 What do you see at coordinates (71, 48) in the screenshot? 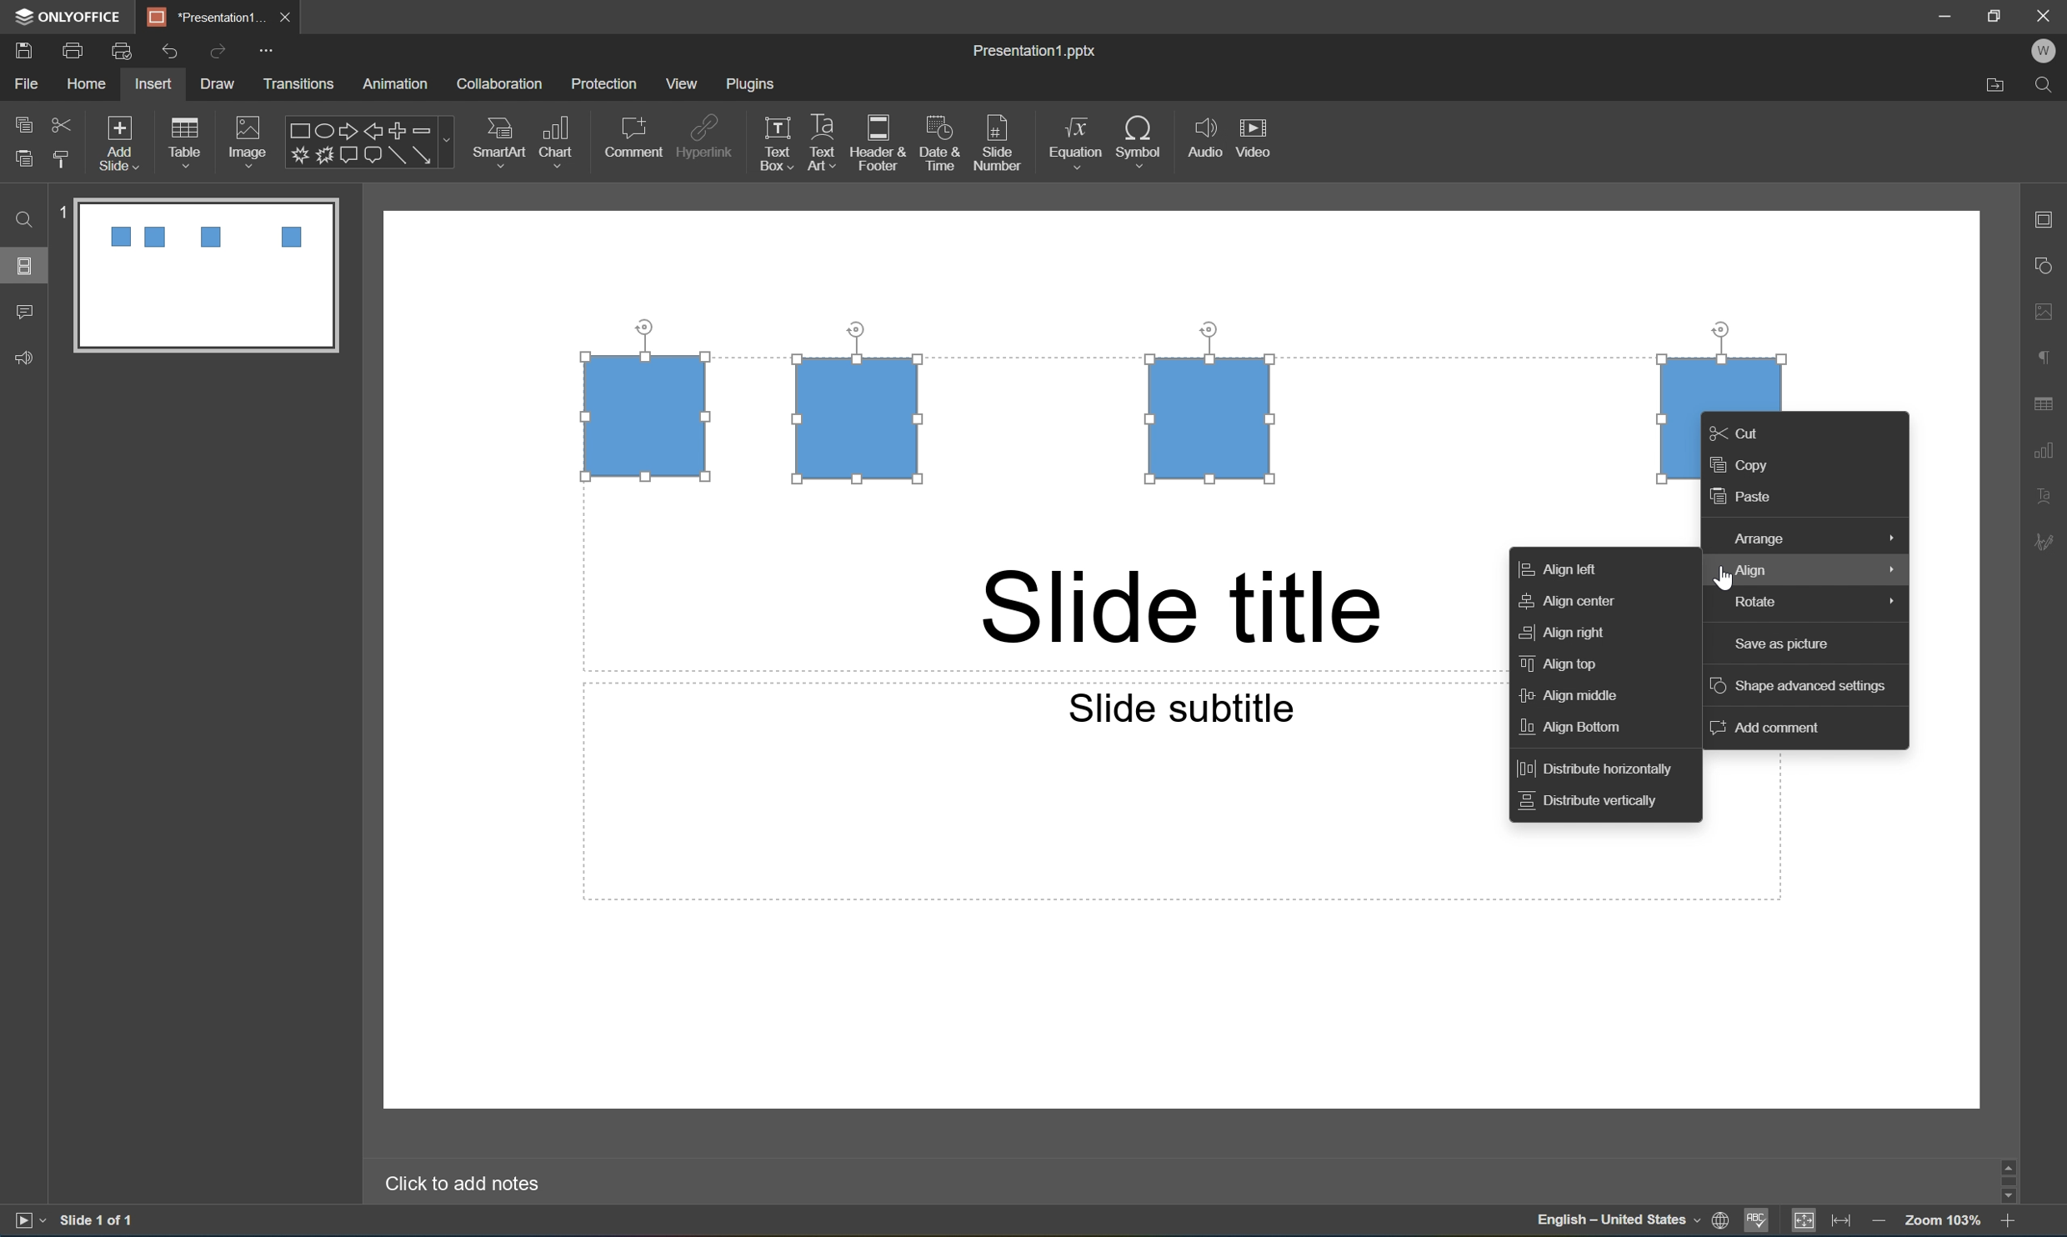
I see `print` at bounding box center [71, 48].